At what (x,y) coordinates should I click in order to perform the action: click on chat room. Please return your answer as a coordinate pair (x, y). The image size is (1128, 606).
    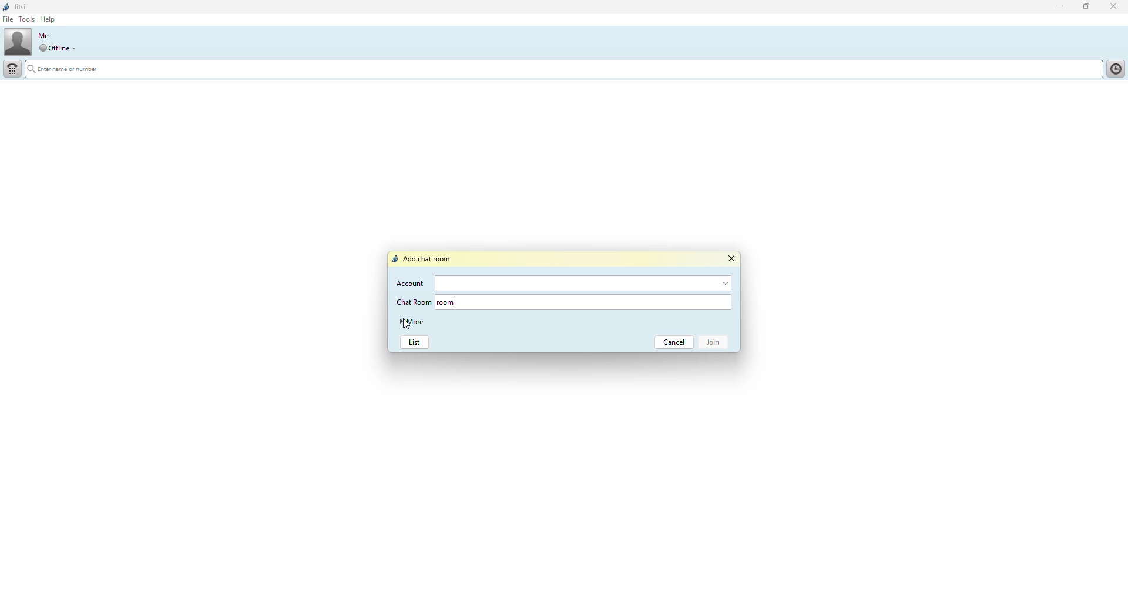
    Looking at the image, I should click on (603, 302).